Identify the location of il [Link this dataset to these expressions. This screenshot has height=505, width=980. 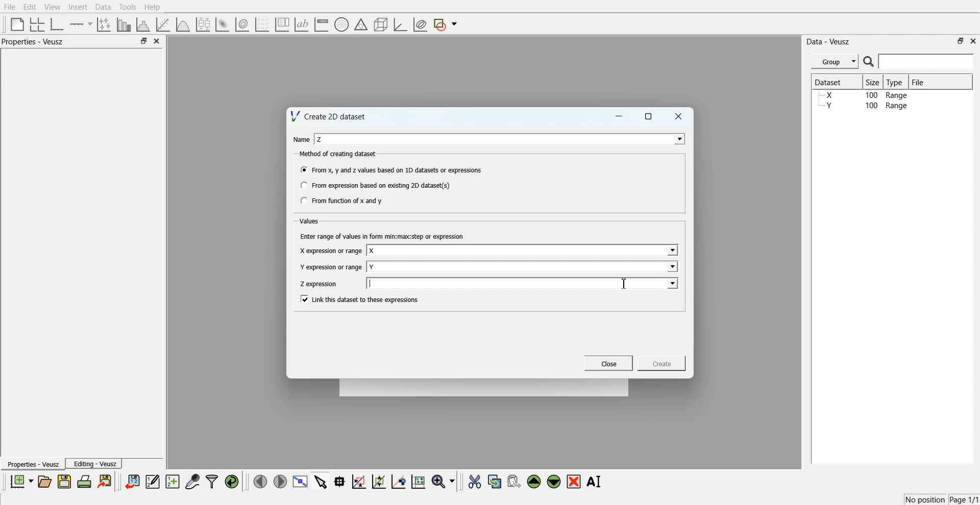
(360, 299).